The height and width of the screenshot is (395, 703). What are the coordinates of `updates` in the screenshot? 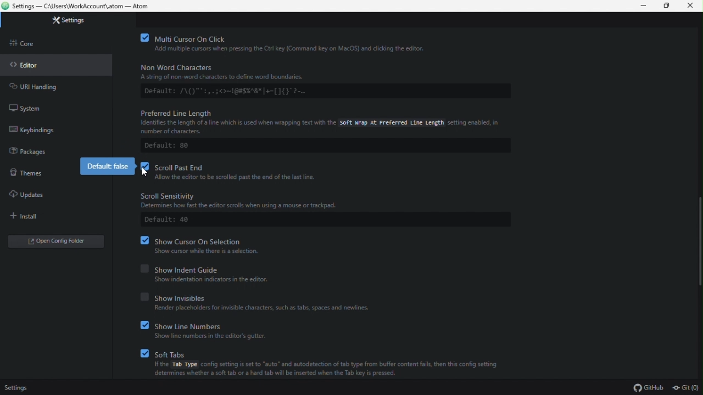 It's located at (32, 195).